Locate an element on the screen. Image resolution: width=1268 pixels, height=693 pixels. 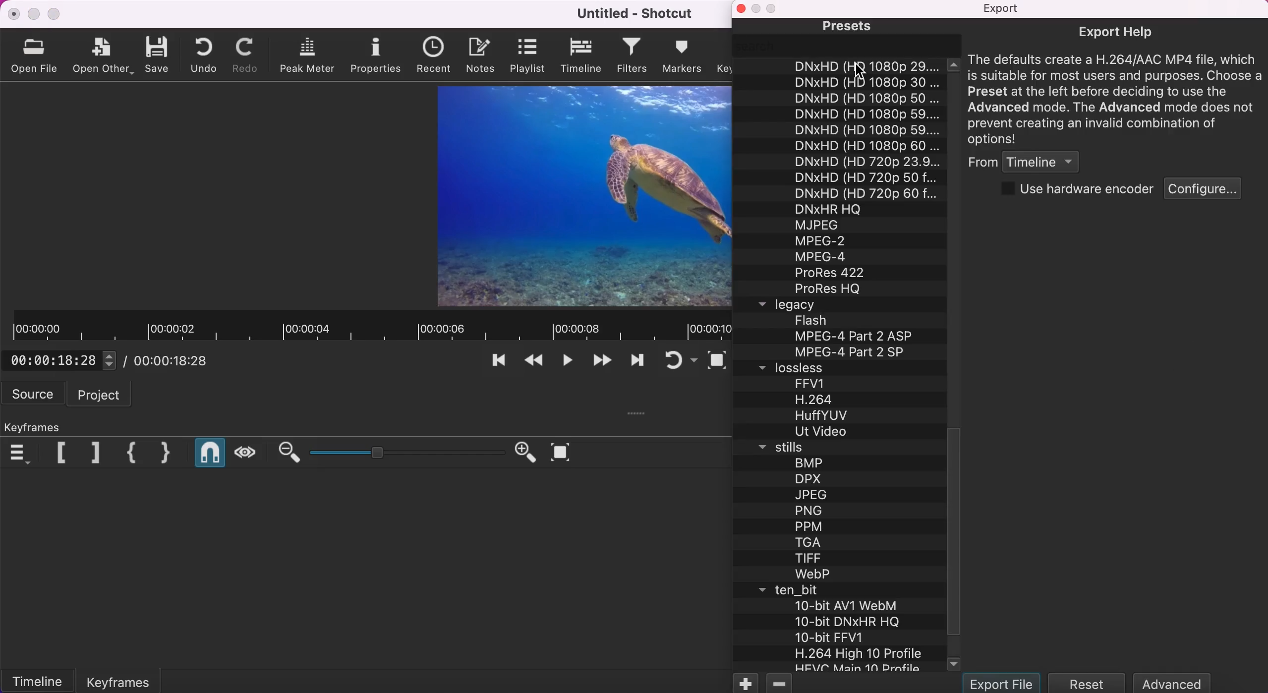
list of lossless presets is located at coordinates (841, 407).